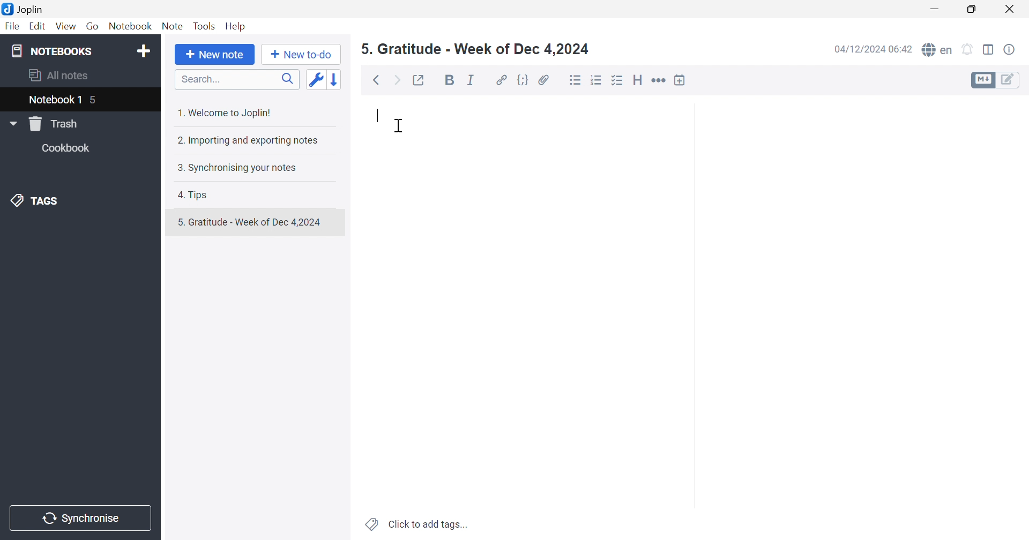 This screenshot has height=540, width=1029. Describe the element at coordinates (54, 101) in the screenshot. I see `Notebook 1` at that location.